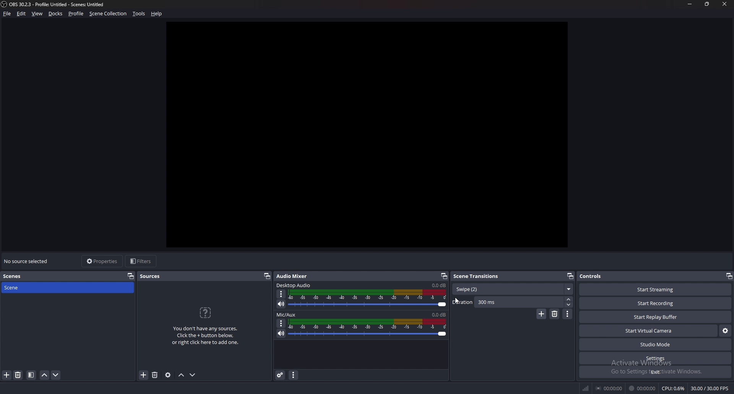 The image size is (734, 394). I want to click on desktop audio, so click(294, 285).